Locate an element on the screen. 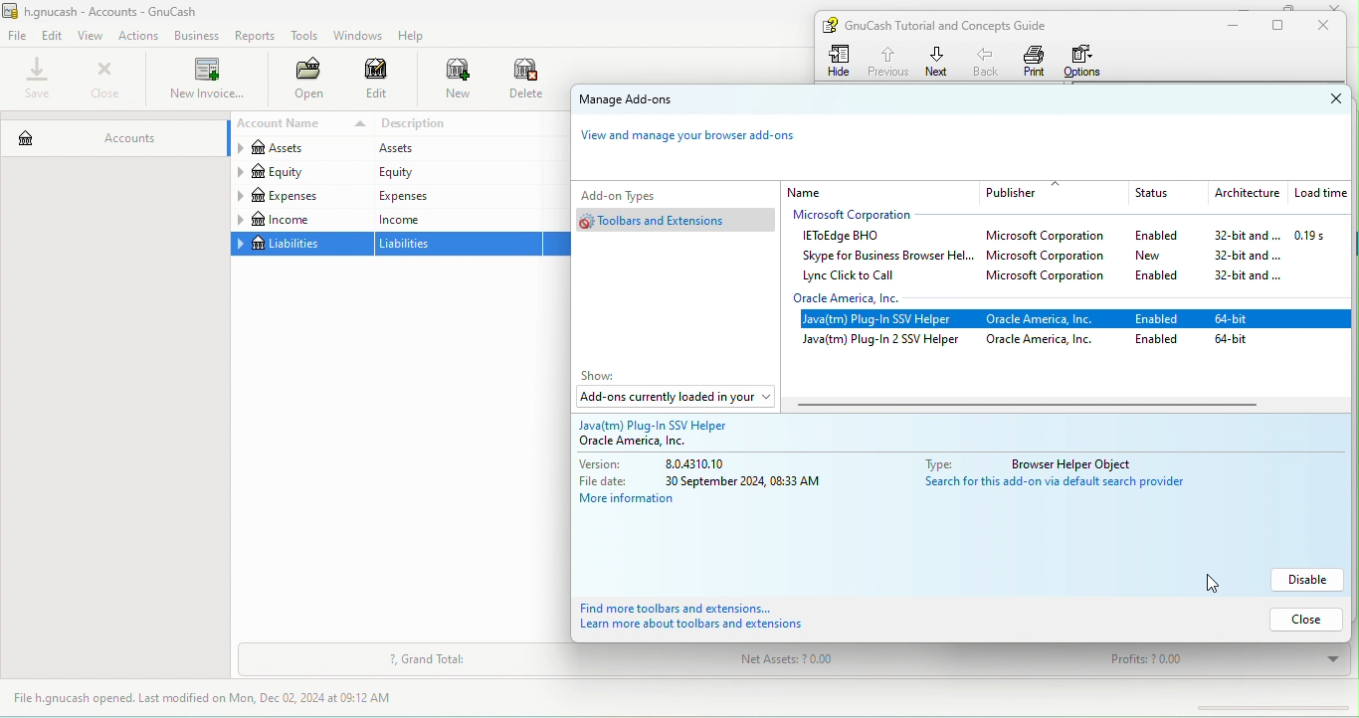 This screenshot has height=718, width=1359. enabled is located at coordinates (1156, 237).